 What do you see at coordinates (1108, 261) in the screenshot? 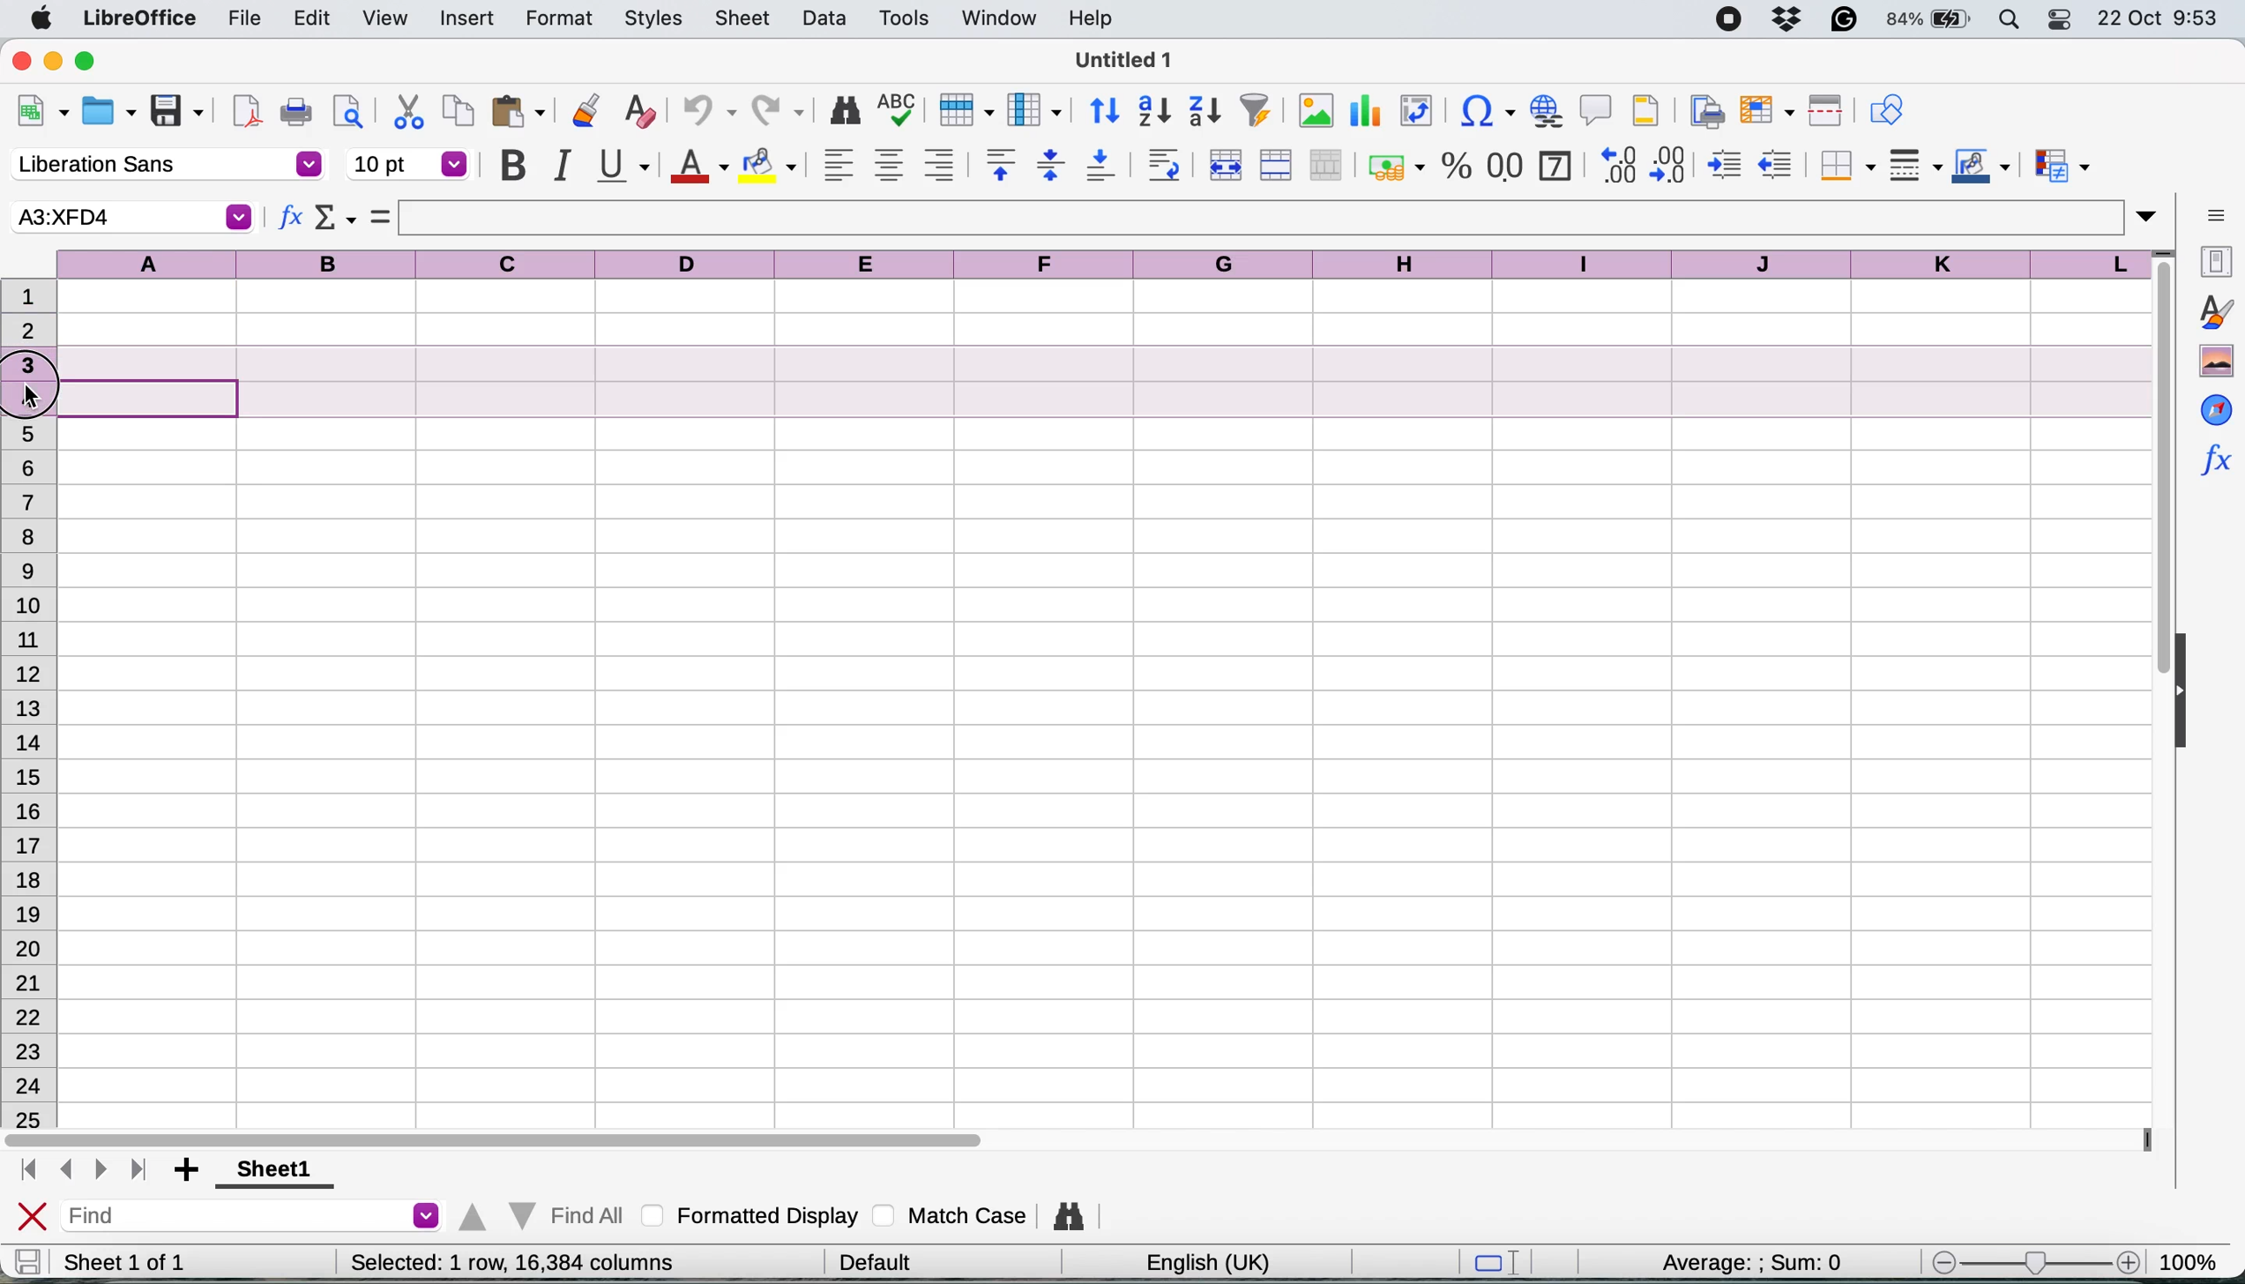
I see `columns` at bounding box center [1108, 261].